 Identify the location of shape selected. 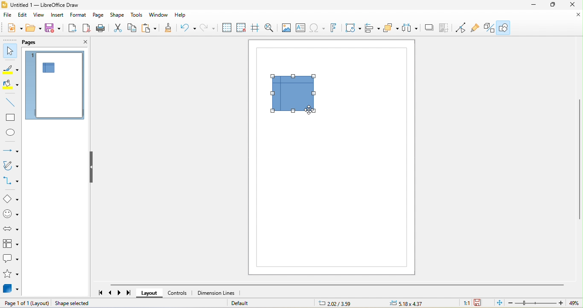
(87, 304).